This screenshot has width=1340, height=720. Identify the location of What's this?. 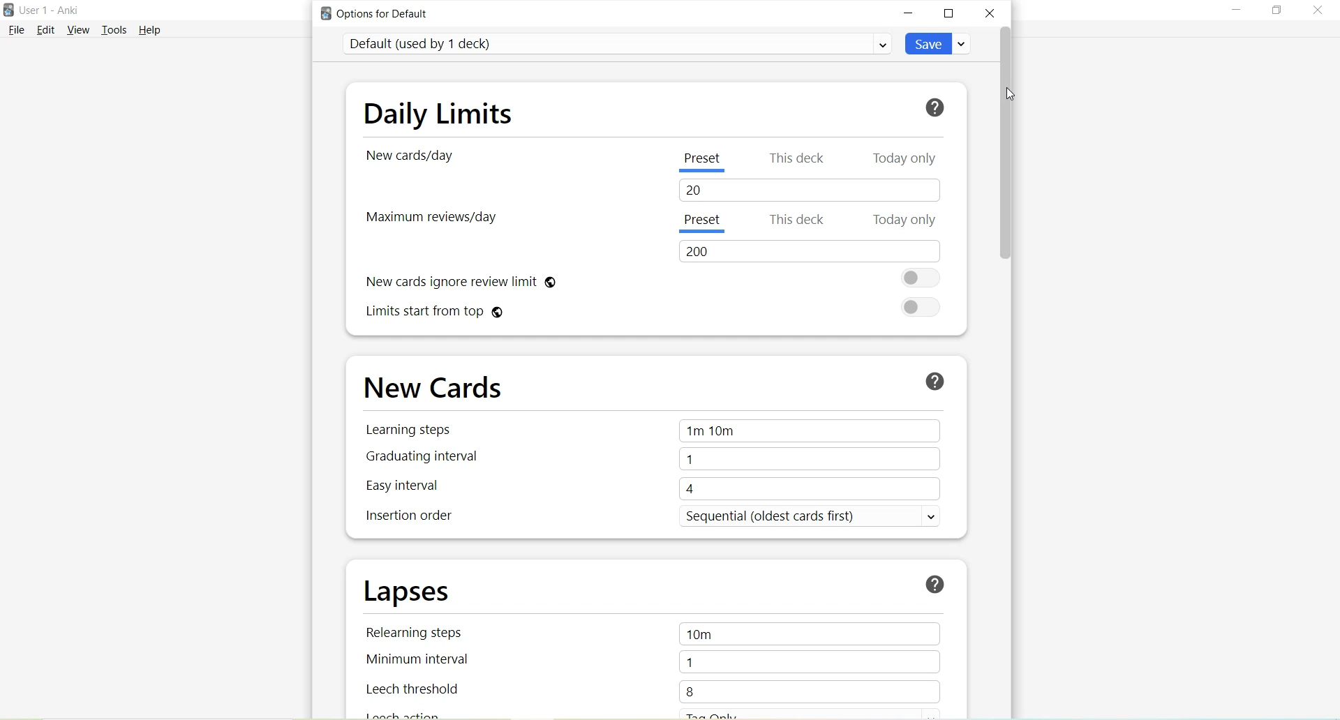
(937, 108).